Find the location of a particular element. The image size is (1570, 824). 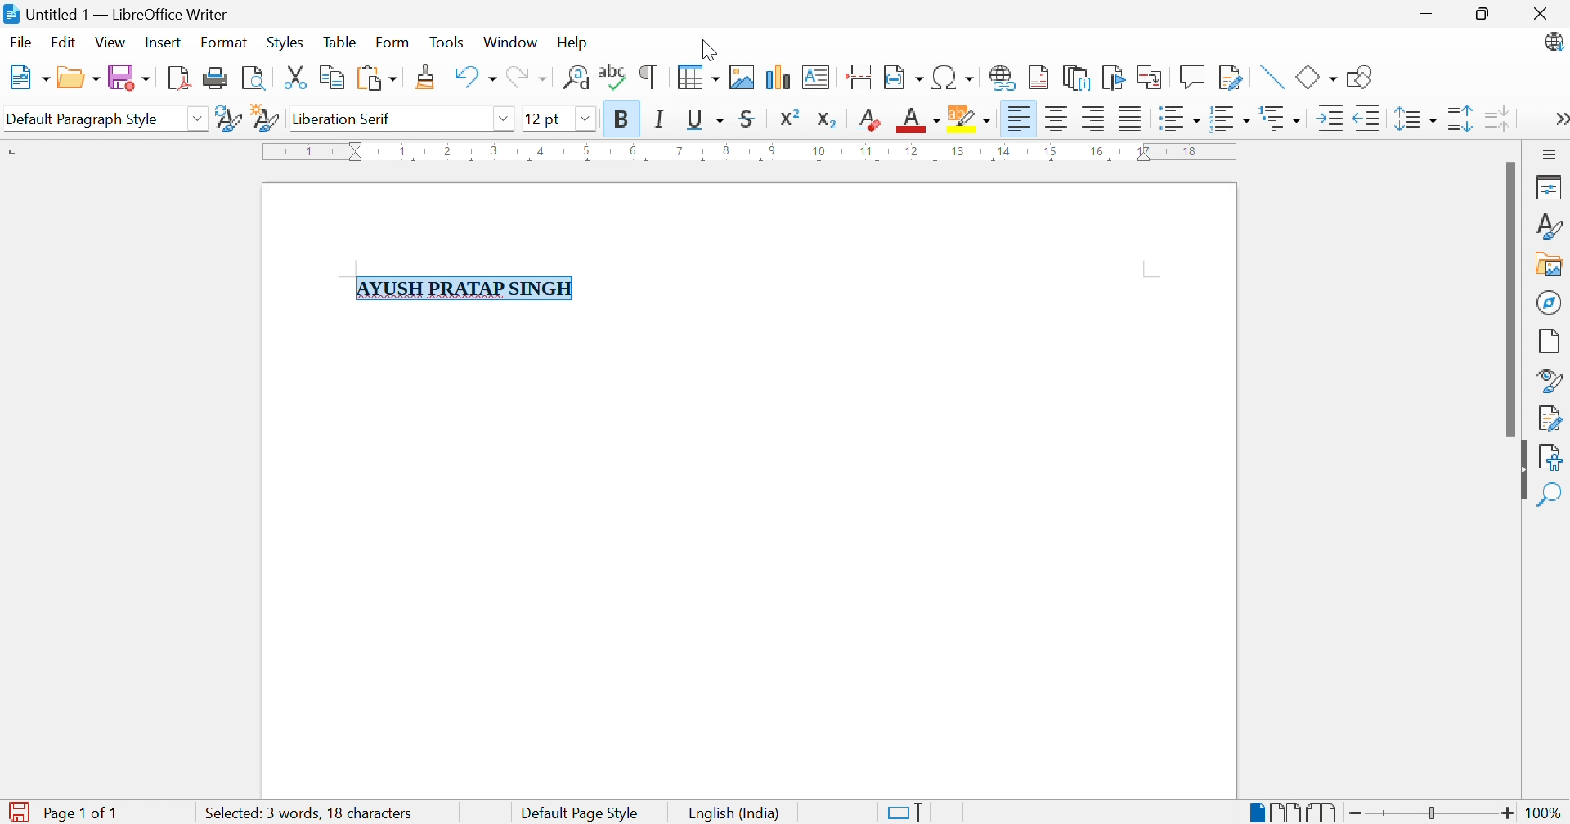

4 words, 19 characters is located at coordinates (311, 813).